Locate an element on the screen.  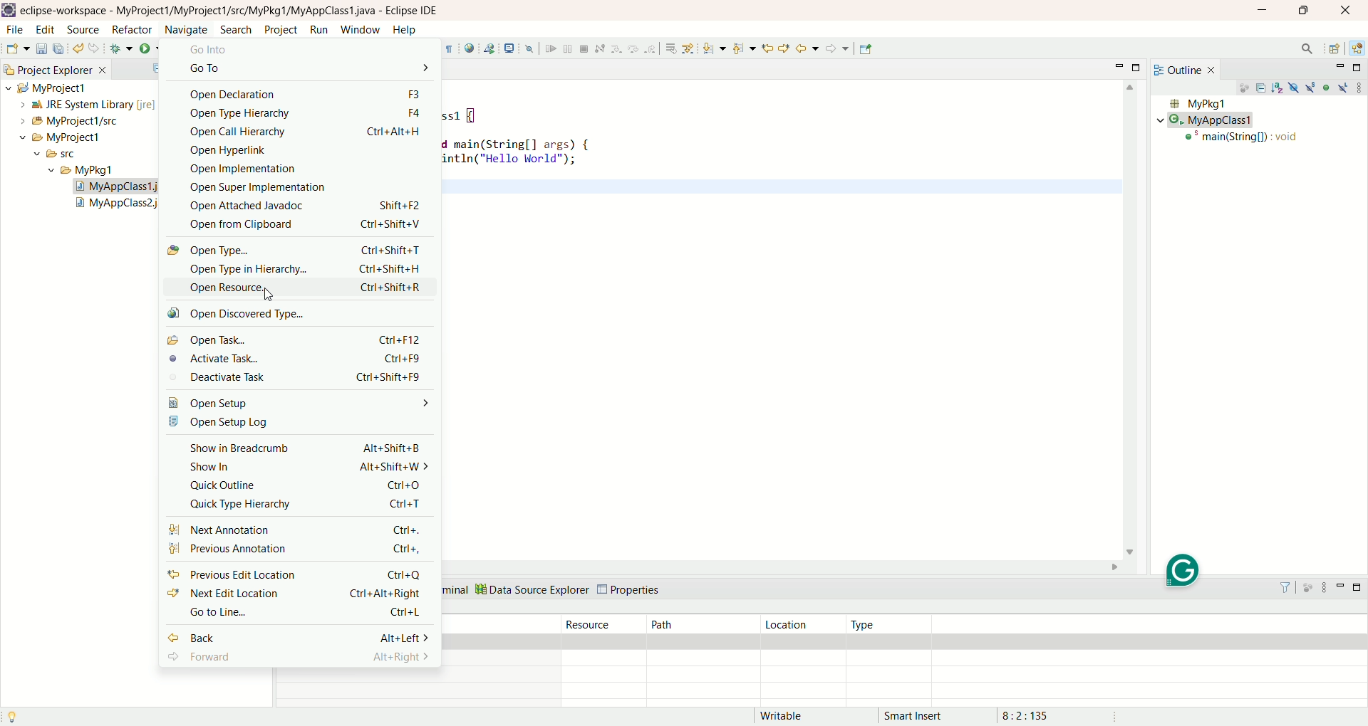
file is located at coordinates (18, 32).